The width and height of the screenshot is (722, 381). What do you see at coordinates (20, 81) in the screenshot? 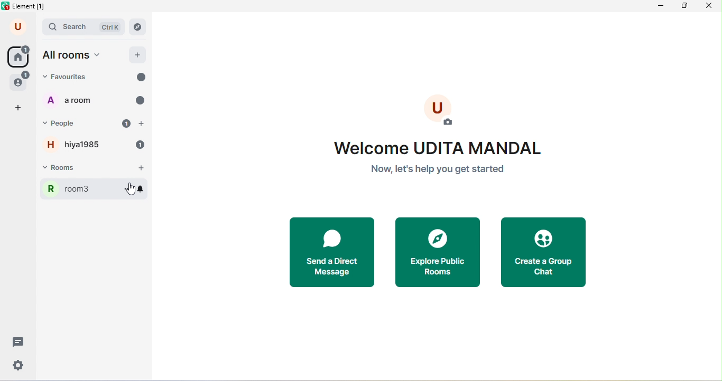
I see `people` at bounding box center [20, 81].